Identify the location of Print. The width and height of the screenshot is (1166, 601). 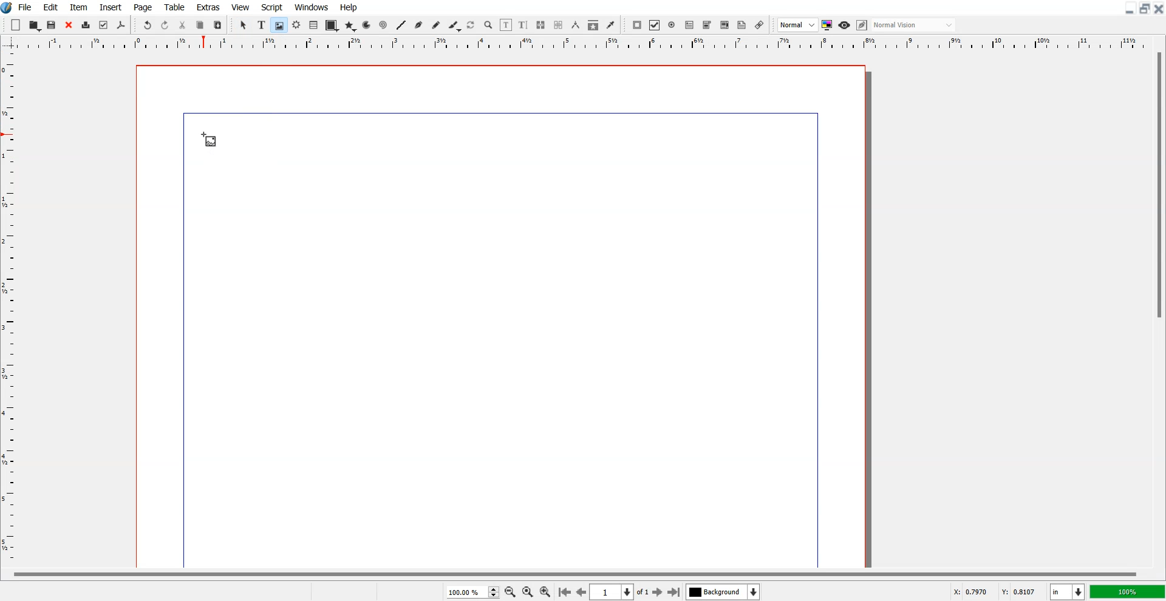
(86, 25).